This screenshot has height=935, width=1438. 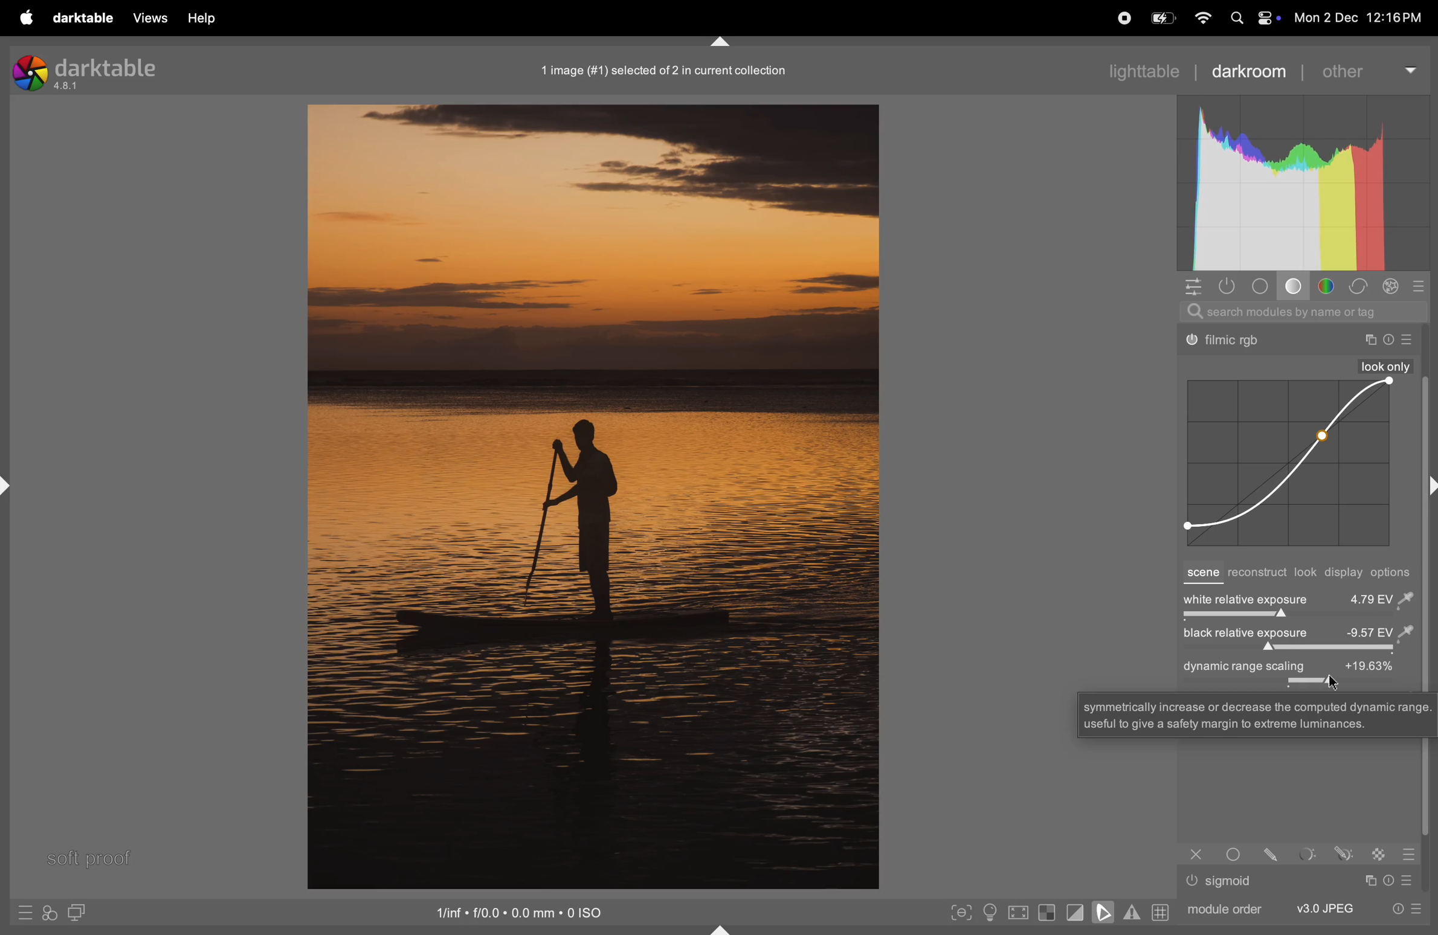 What do you see at coordinates (1298, 598) in the screenshot?
I see `white exposure` at bounding box center [1298, 598].